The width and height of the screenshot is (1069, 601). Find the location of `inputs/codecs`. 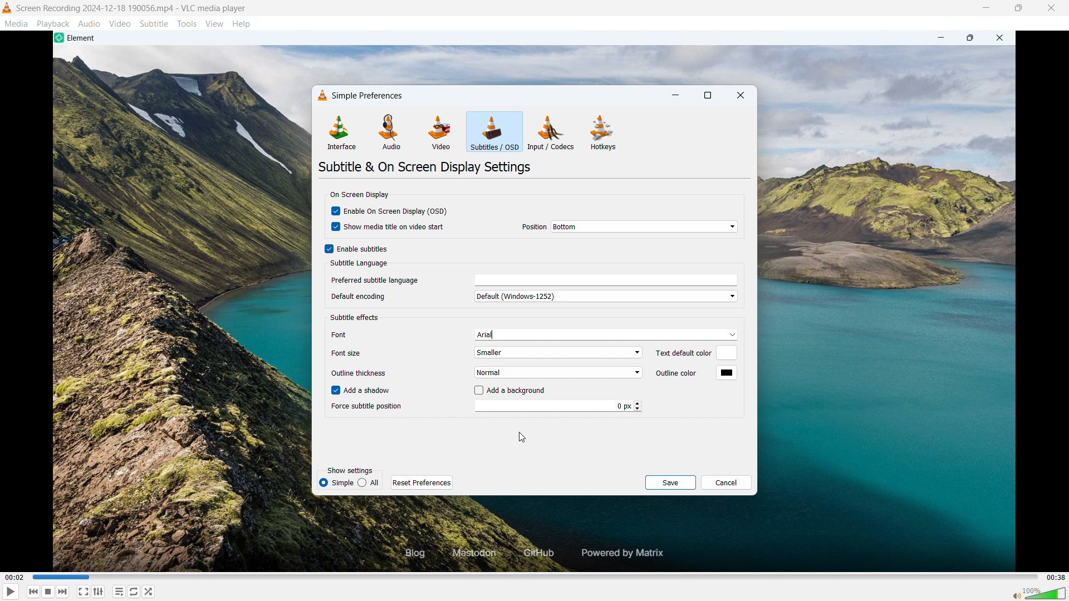

inputs/codecs is located at coordinates (552, 132).